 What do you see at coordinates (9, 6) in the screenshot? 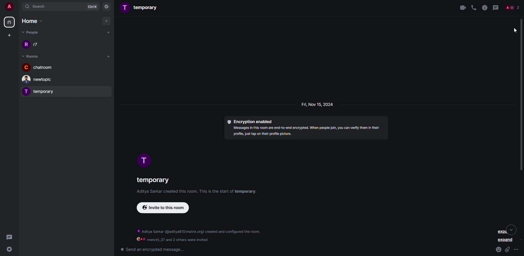
I see `account` at bounding box center [9, 6].